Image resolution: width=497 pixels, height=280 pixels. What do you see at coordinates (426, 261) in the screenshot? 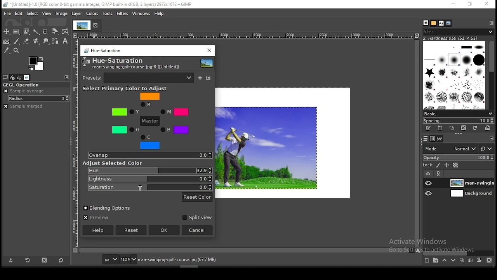
I see `new layer group` at bounding box center [426, 261].